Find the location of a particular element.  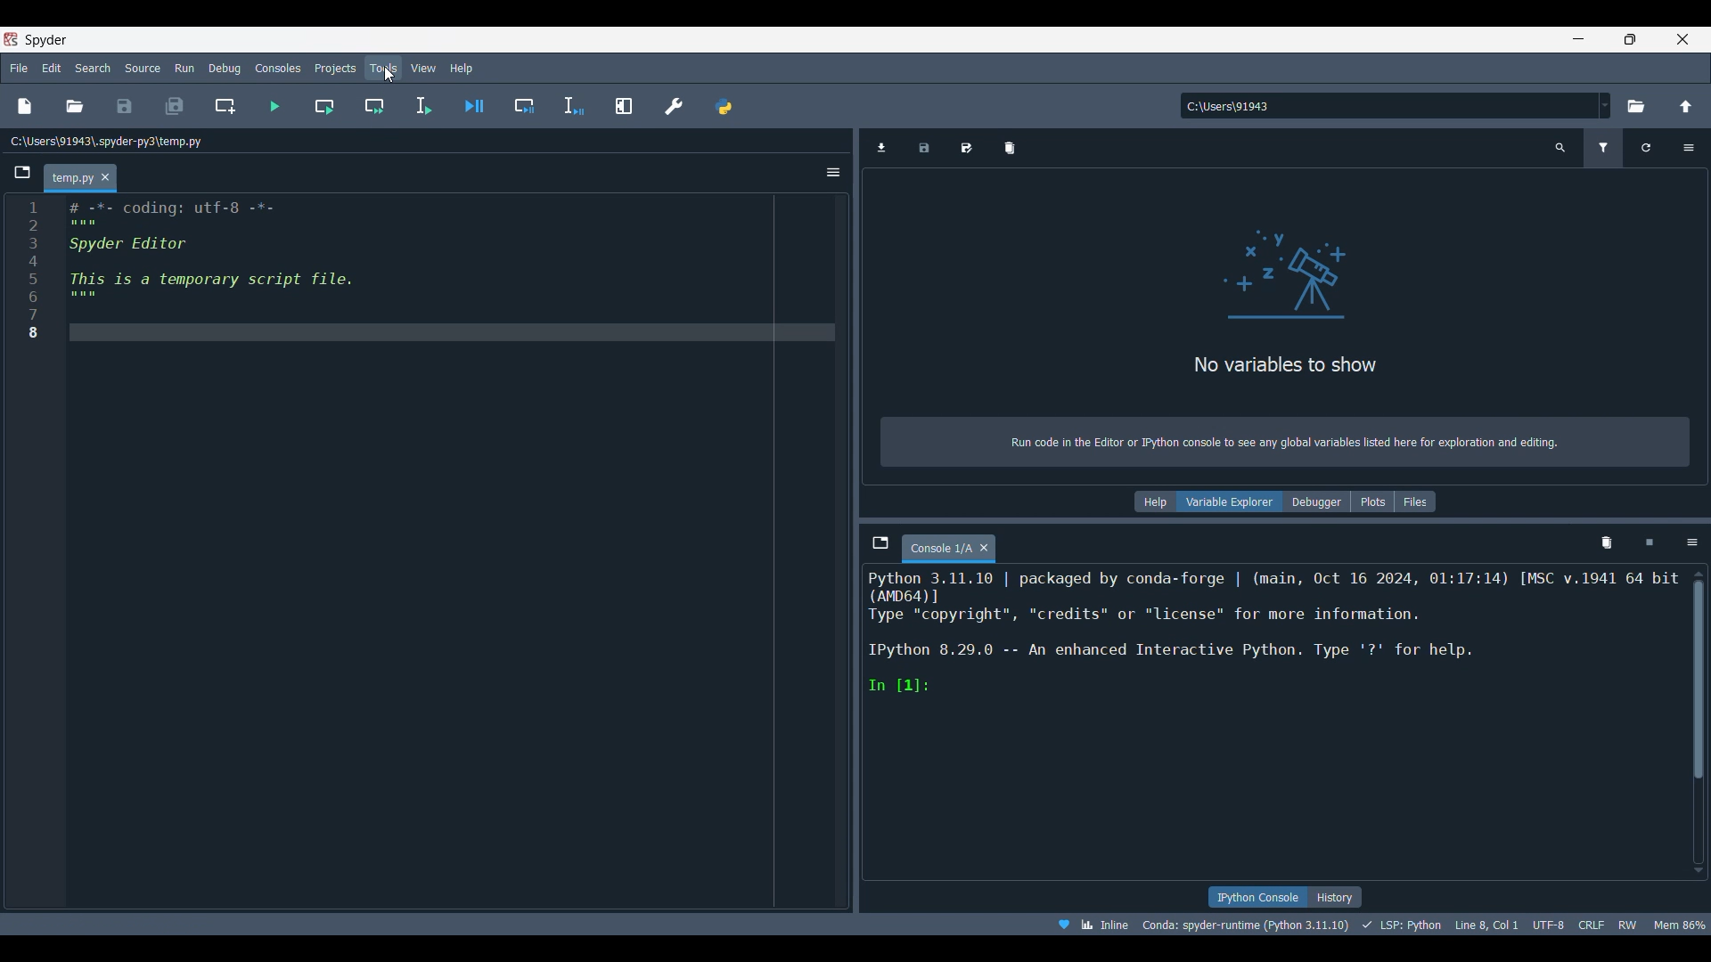

Save is located at coordinates (124, 106).